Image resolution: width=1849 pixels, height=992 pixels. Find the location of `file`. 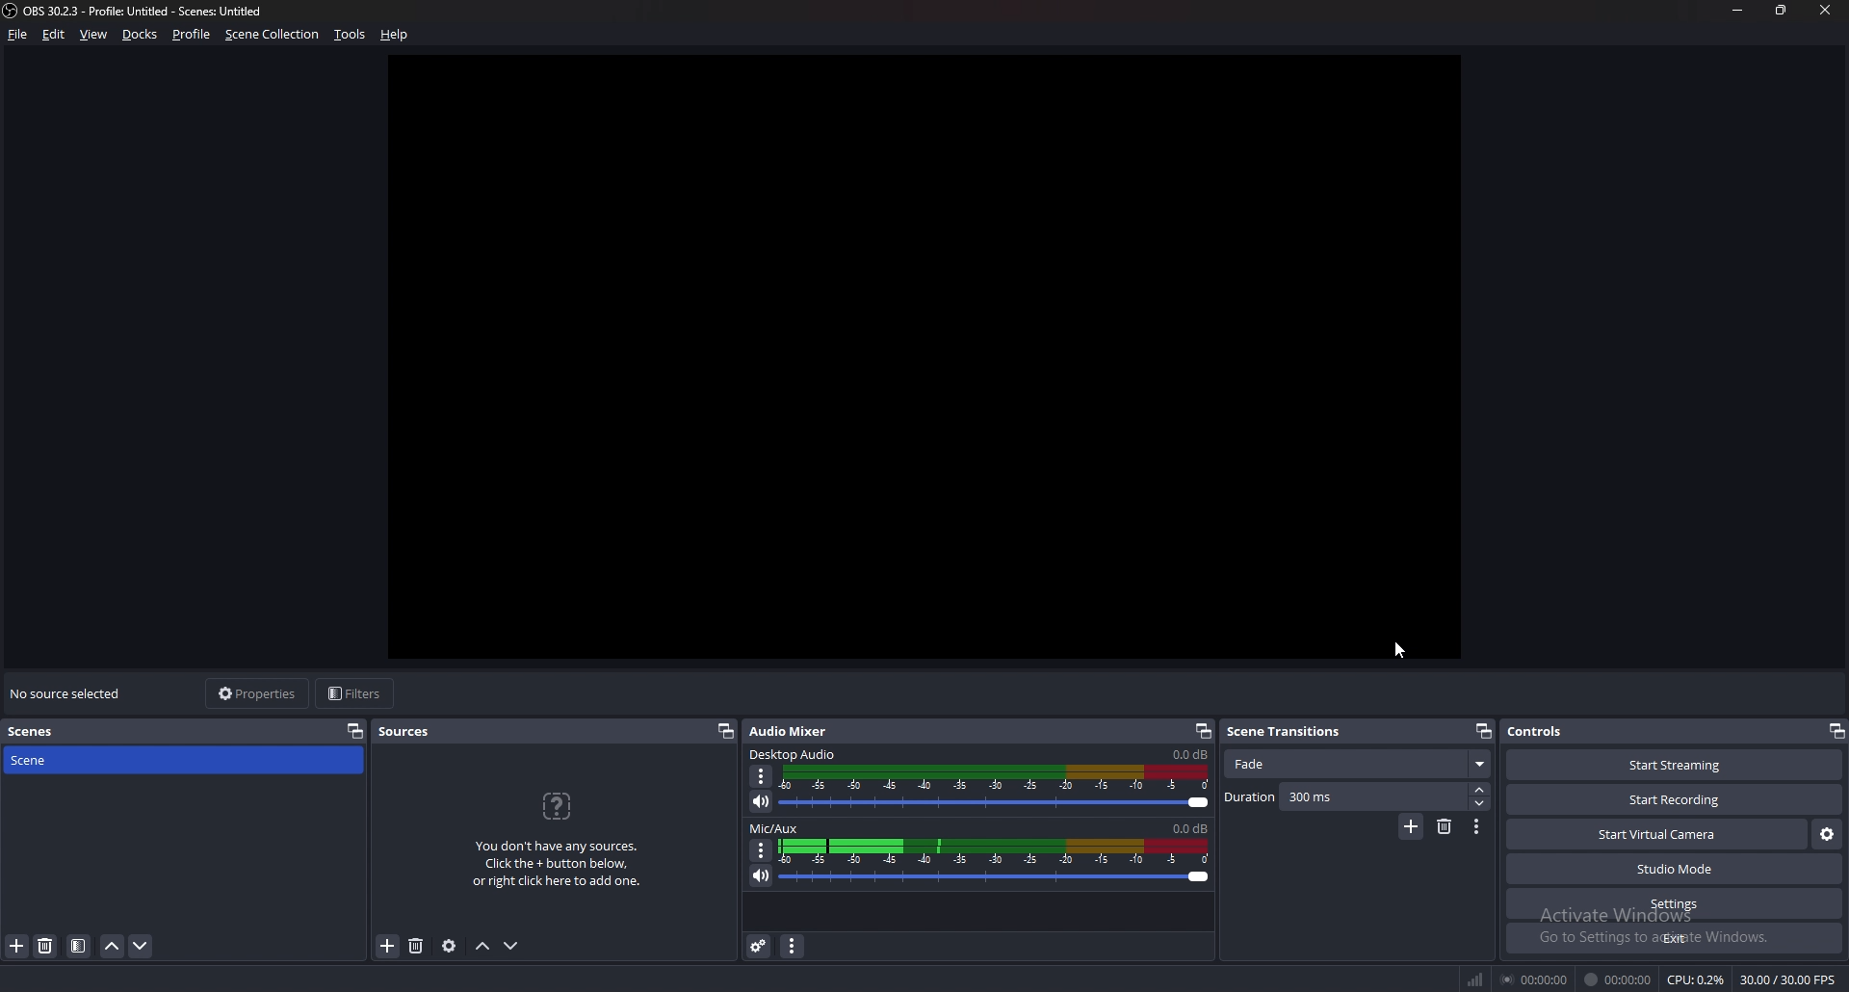

file is located at coordinates (19, 35).